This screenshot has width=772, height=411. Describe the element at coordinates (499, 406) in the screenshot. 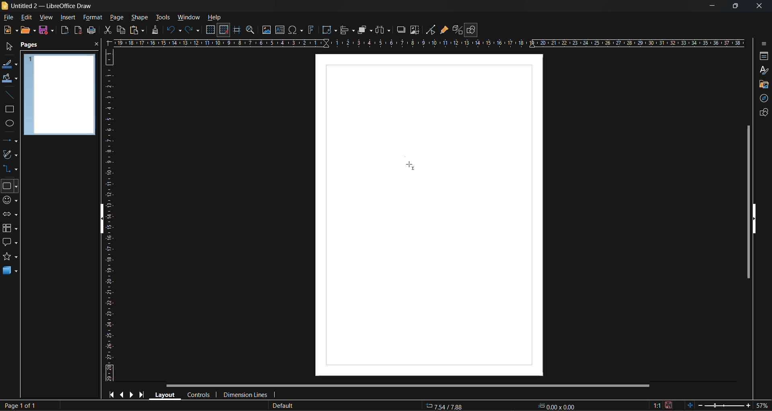

I see `coordinates` at that location.